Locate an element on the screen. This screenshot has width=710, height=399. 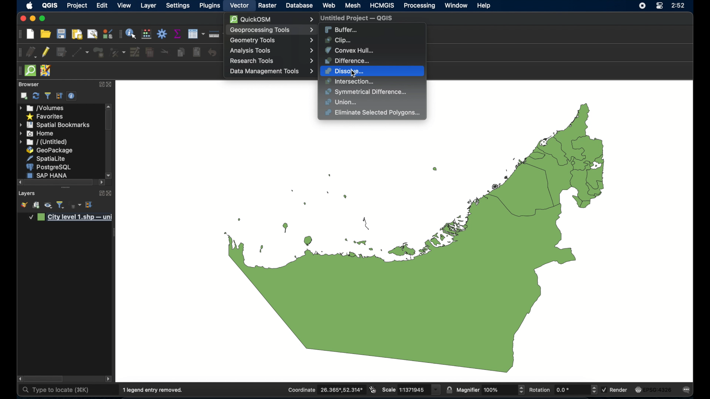
project toolbar is located at coordinates (19, 34).